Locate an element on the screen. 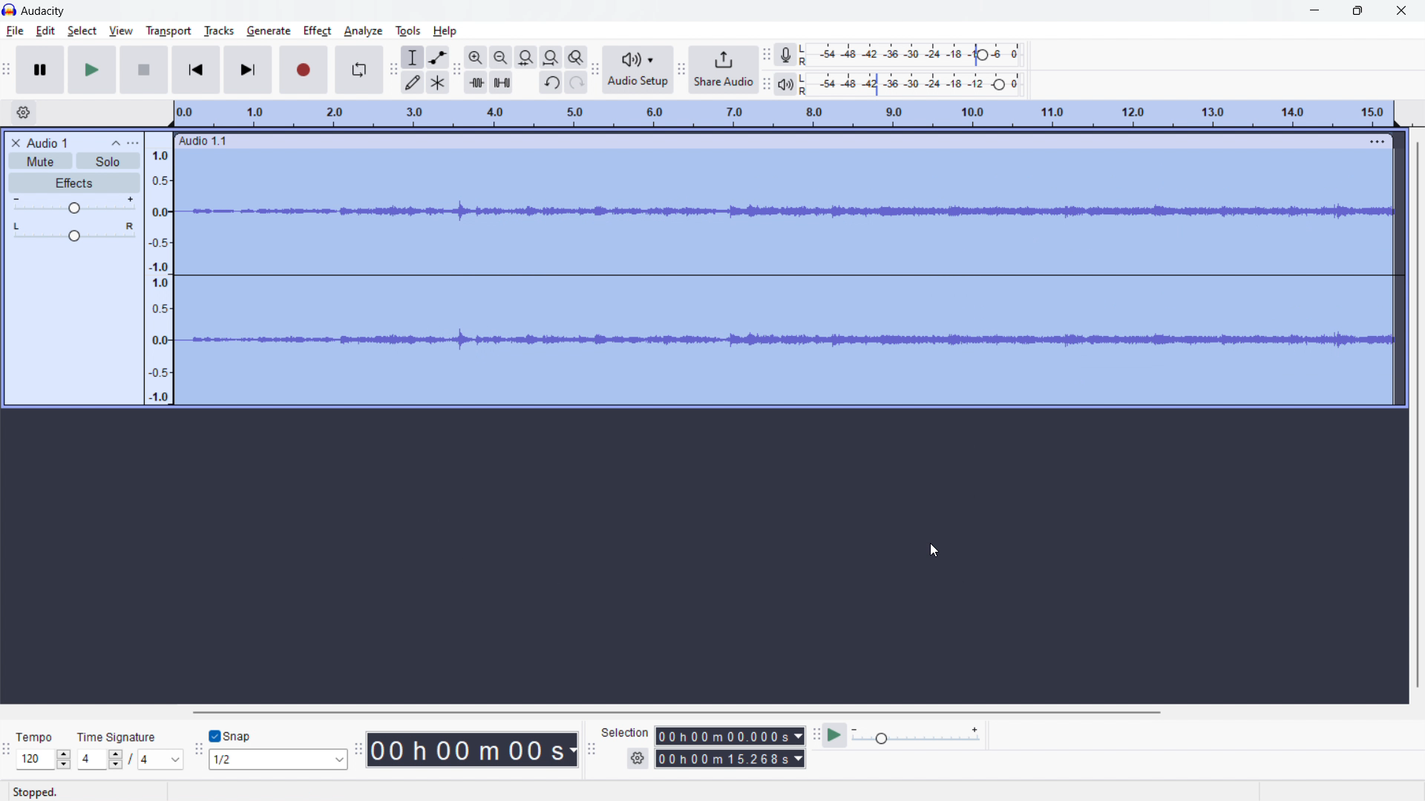 The width and height of the screenshot is (1425, 801). file is located at coordinates (14, 32).